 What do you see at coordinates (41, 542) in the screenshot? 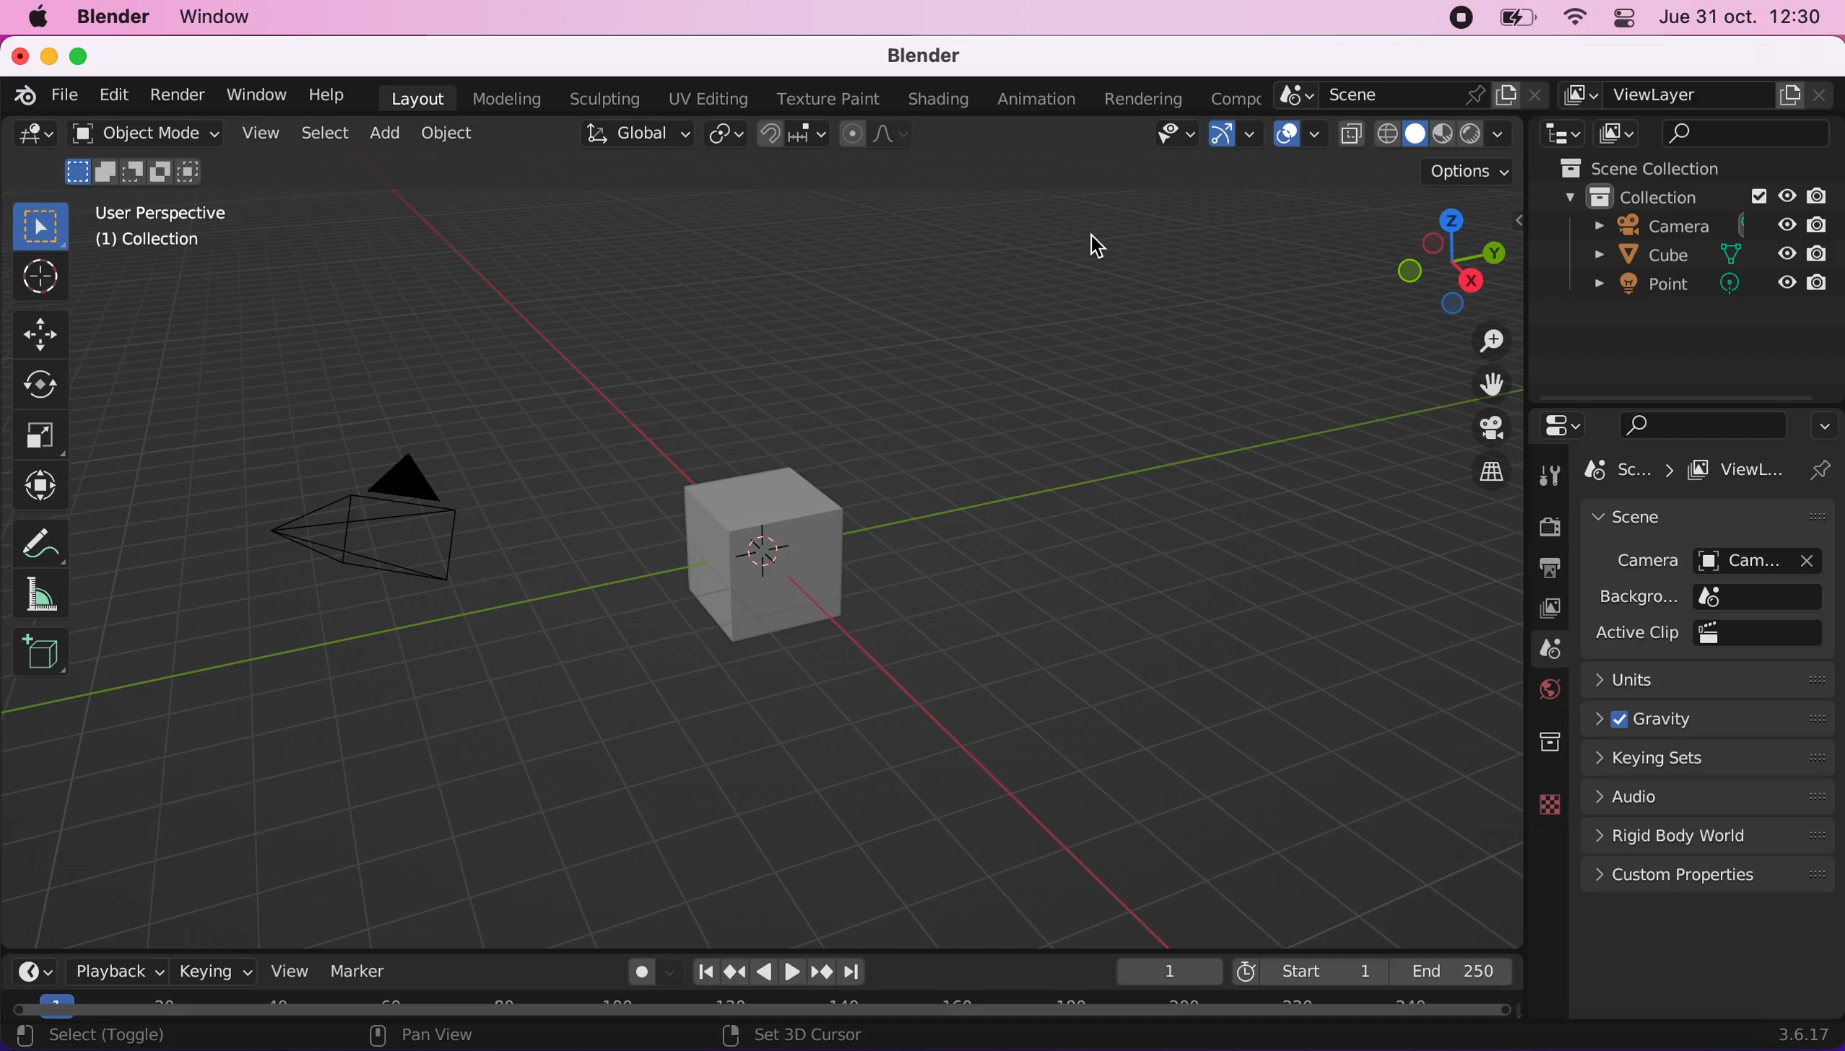
I see `annotate` at bounding box center [41, 542].